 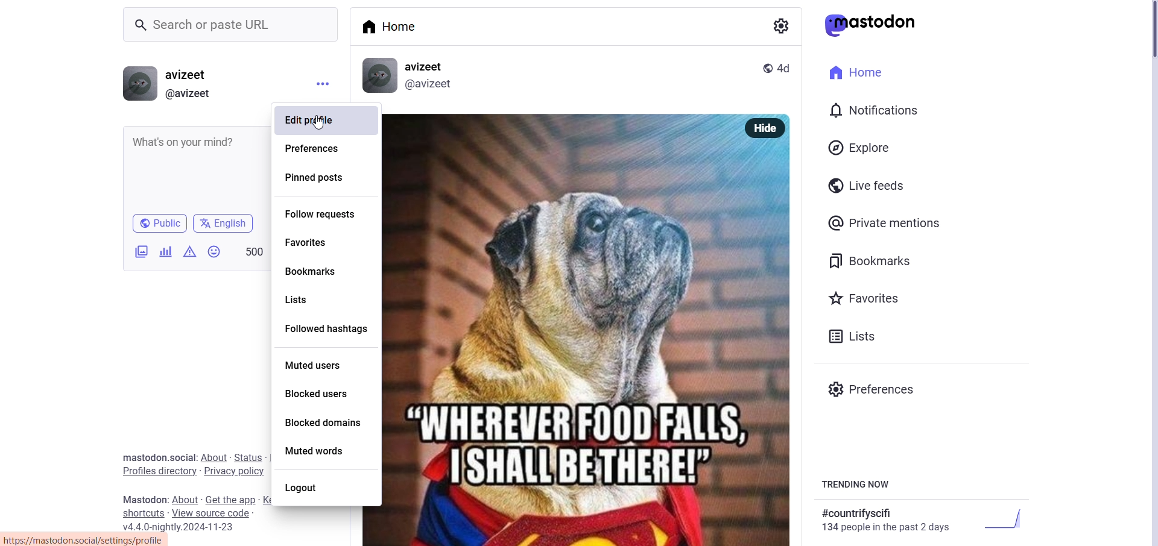 I want to click on blocked domains, so click(x=327, y=421).